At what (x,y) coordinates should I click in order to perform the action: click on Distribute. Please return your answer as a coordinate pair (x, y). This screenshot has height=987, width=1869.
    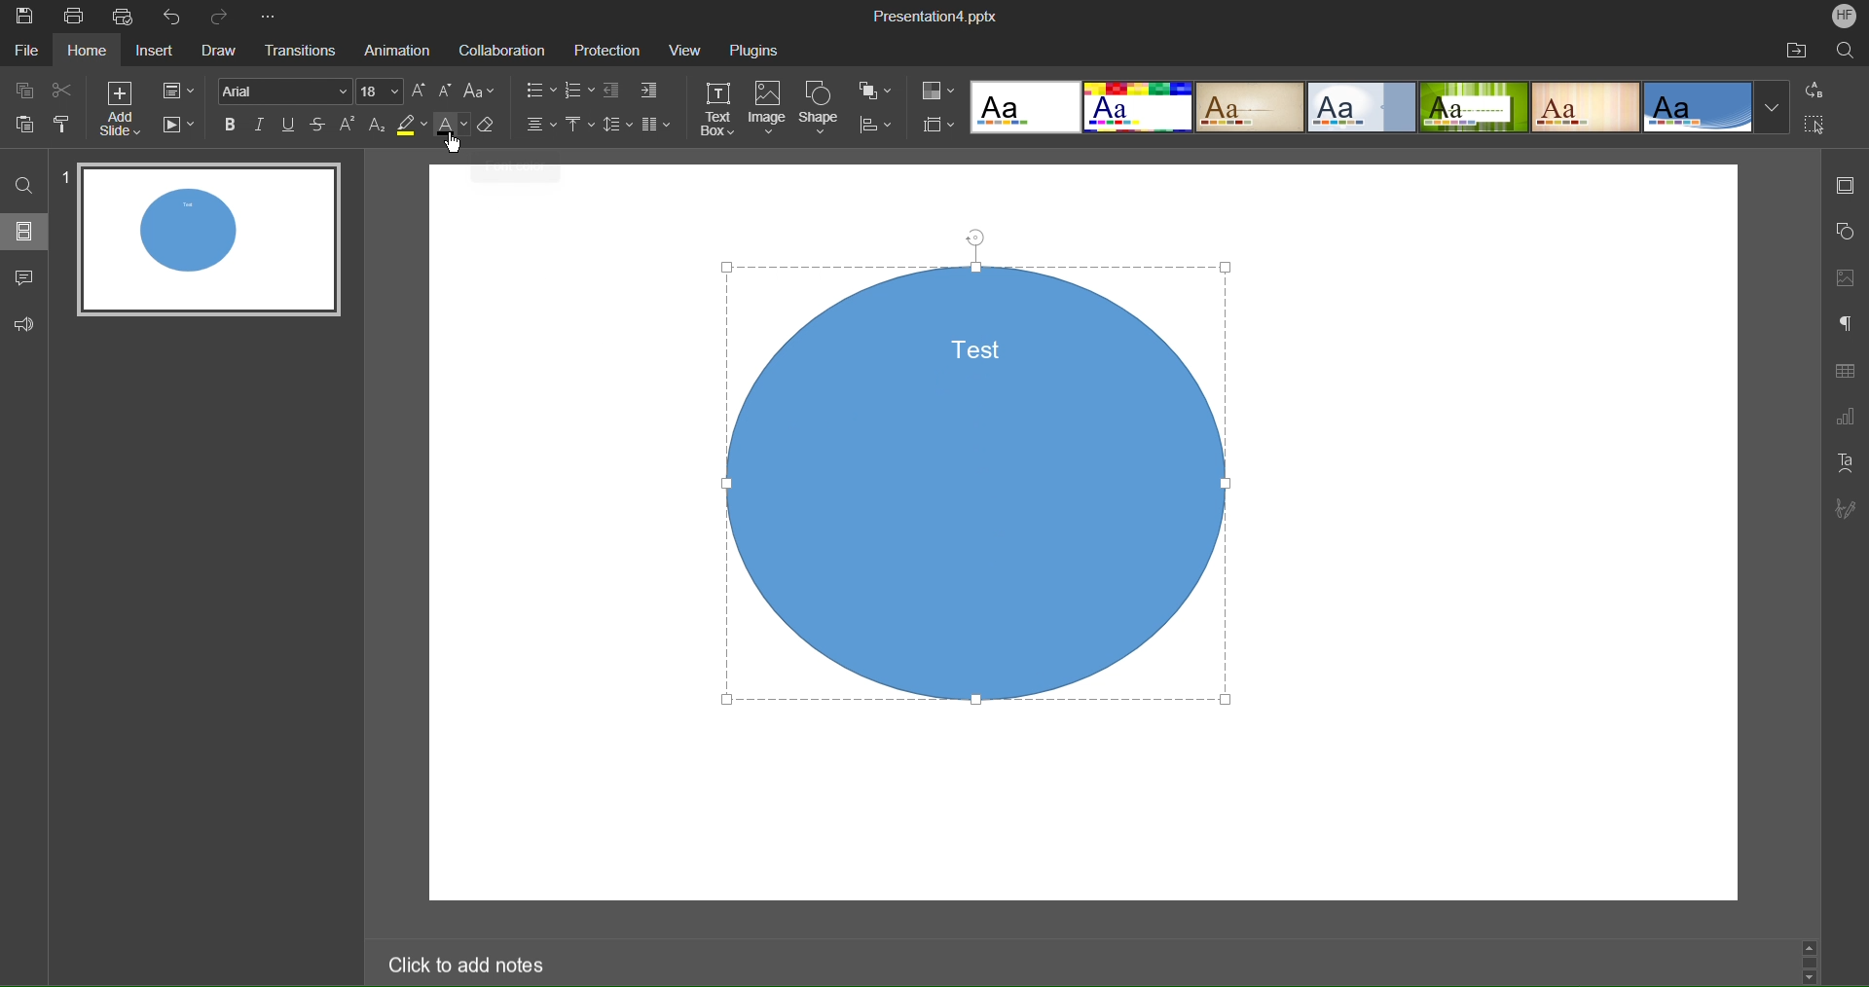
    Looking at the image, I should click on (873, 123).